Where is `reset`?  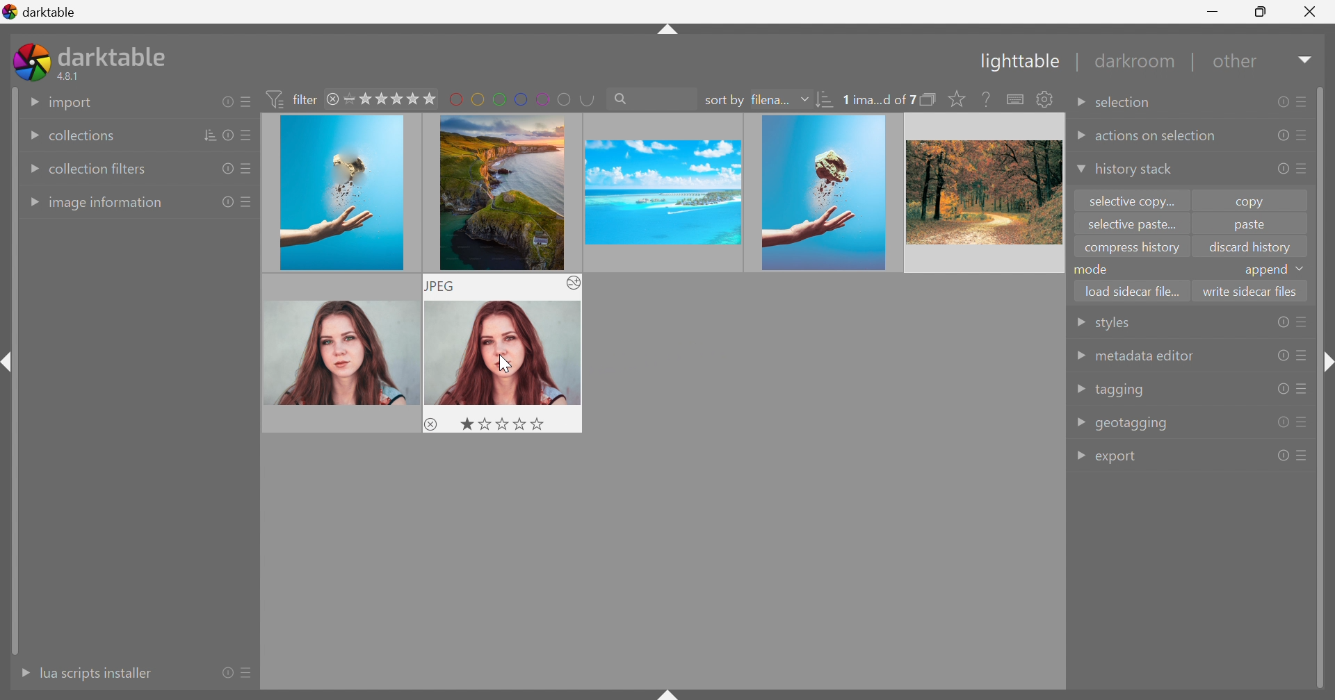 reset is located at coordinates (1280, 171).